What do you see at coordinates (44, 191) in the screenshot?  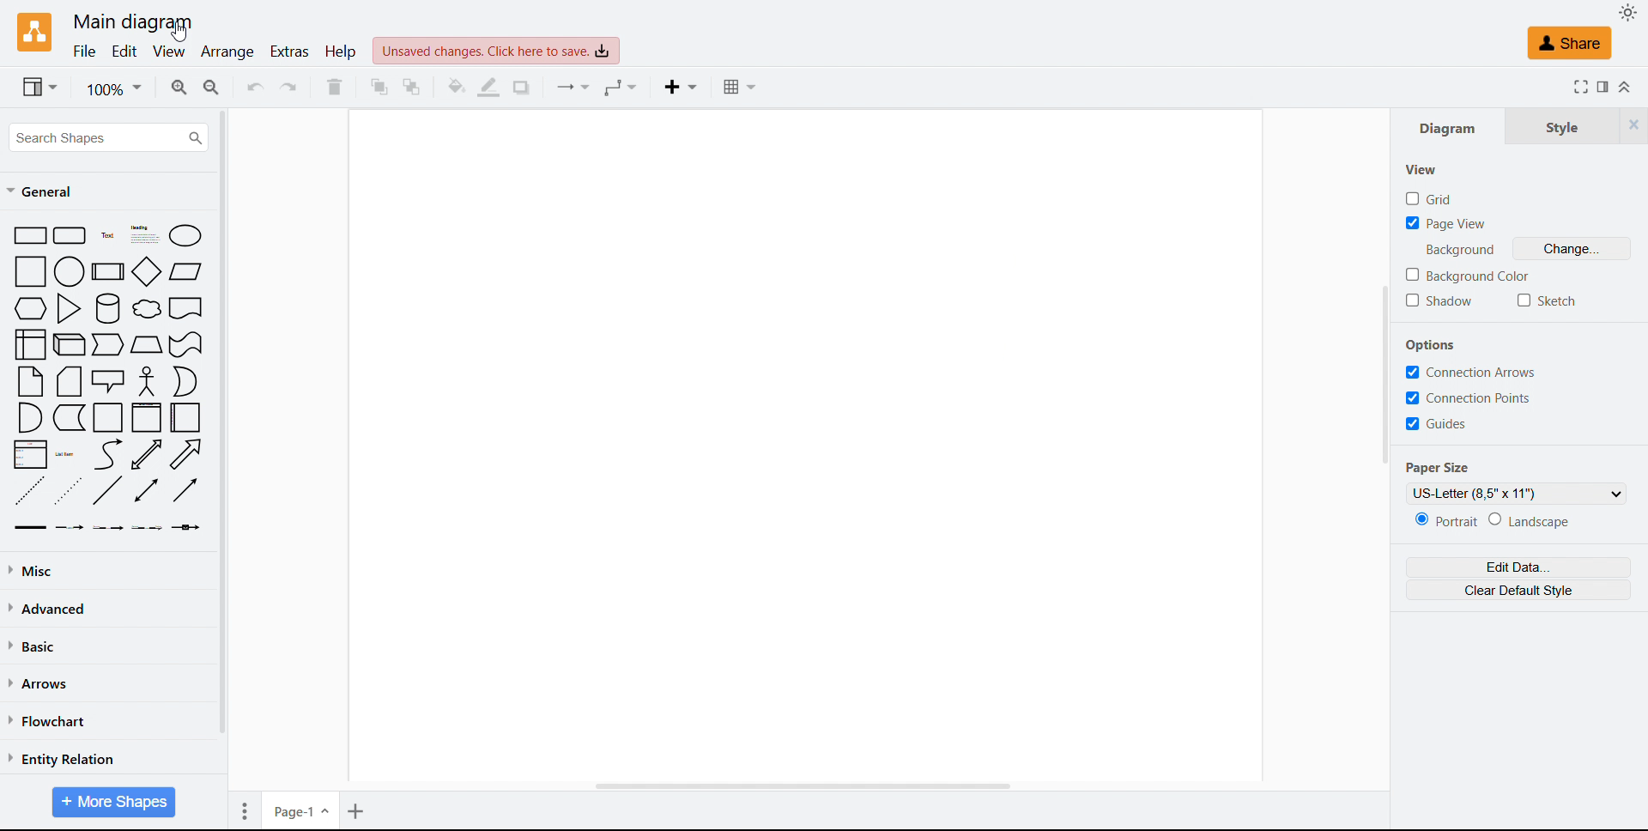 I see `General ` at bounding box center [44, 191].